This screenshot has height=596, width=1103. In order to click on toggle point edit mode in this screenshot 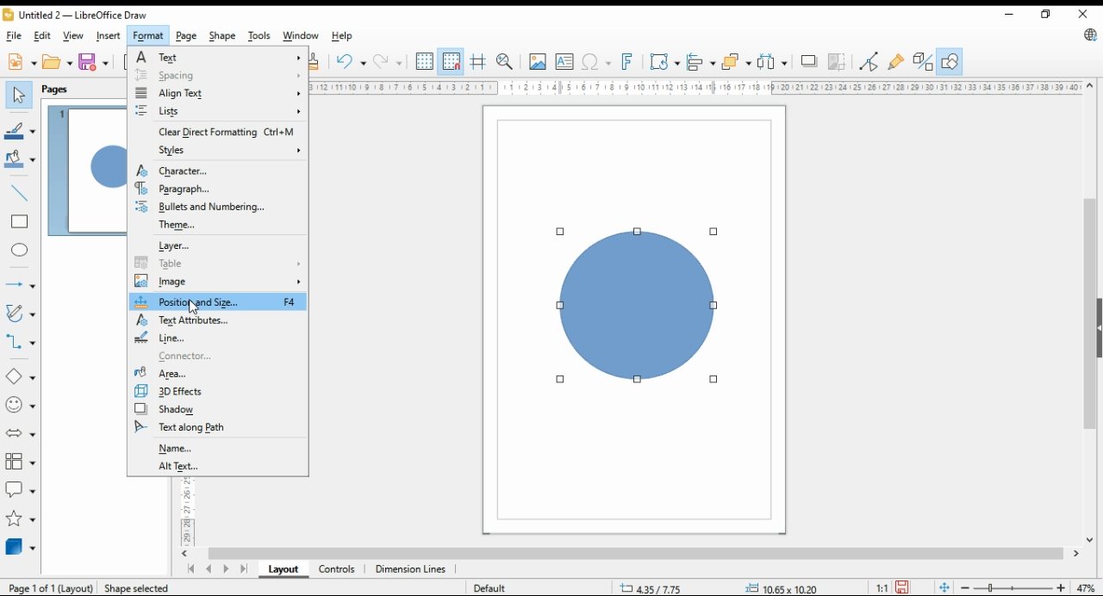, I will do `click(868, 60)`.